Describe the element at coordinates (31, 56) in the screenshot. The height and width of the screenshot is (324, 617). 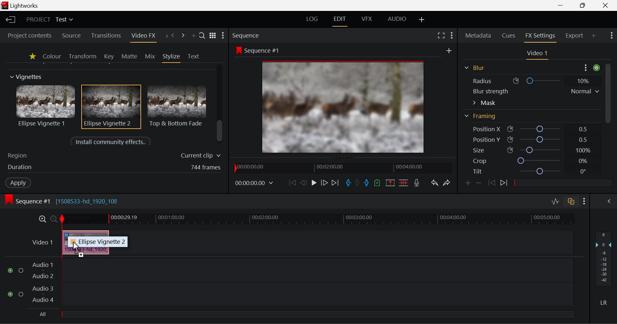
I see `Favourites` at that location.